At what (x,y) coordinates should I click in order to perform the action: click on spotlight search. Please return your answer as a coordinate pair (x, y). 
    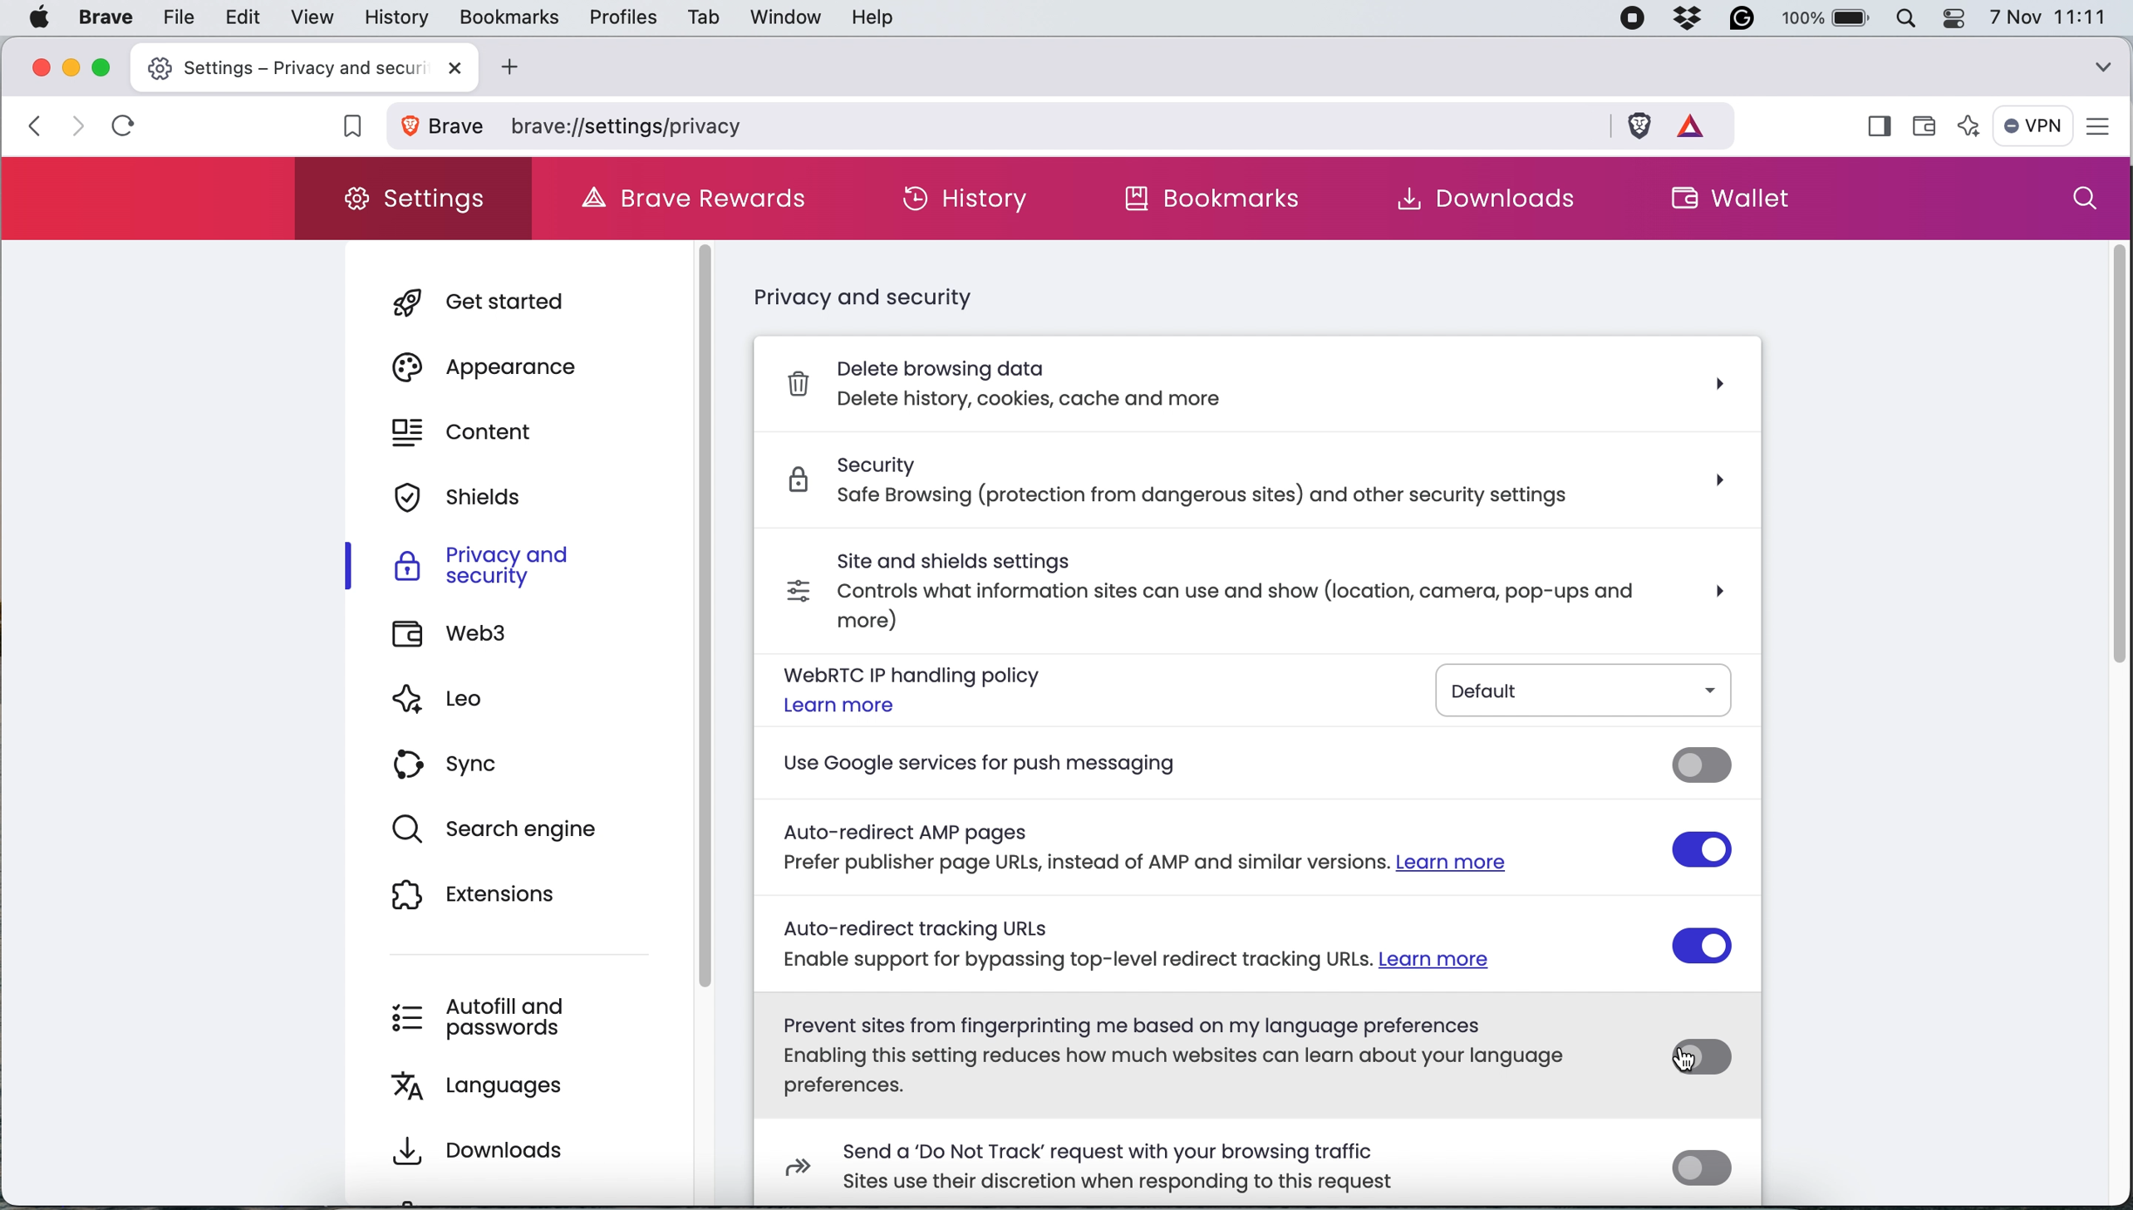
    Looking at the image, I should click on (1913, 18).